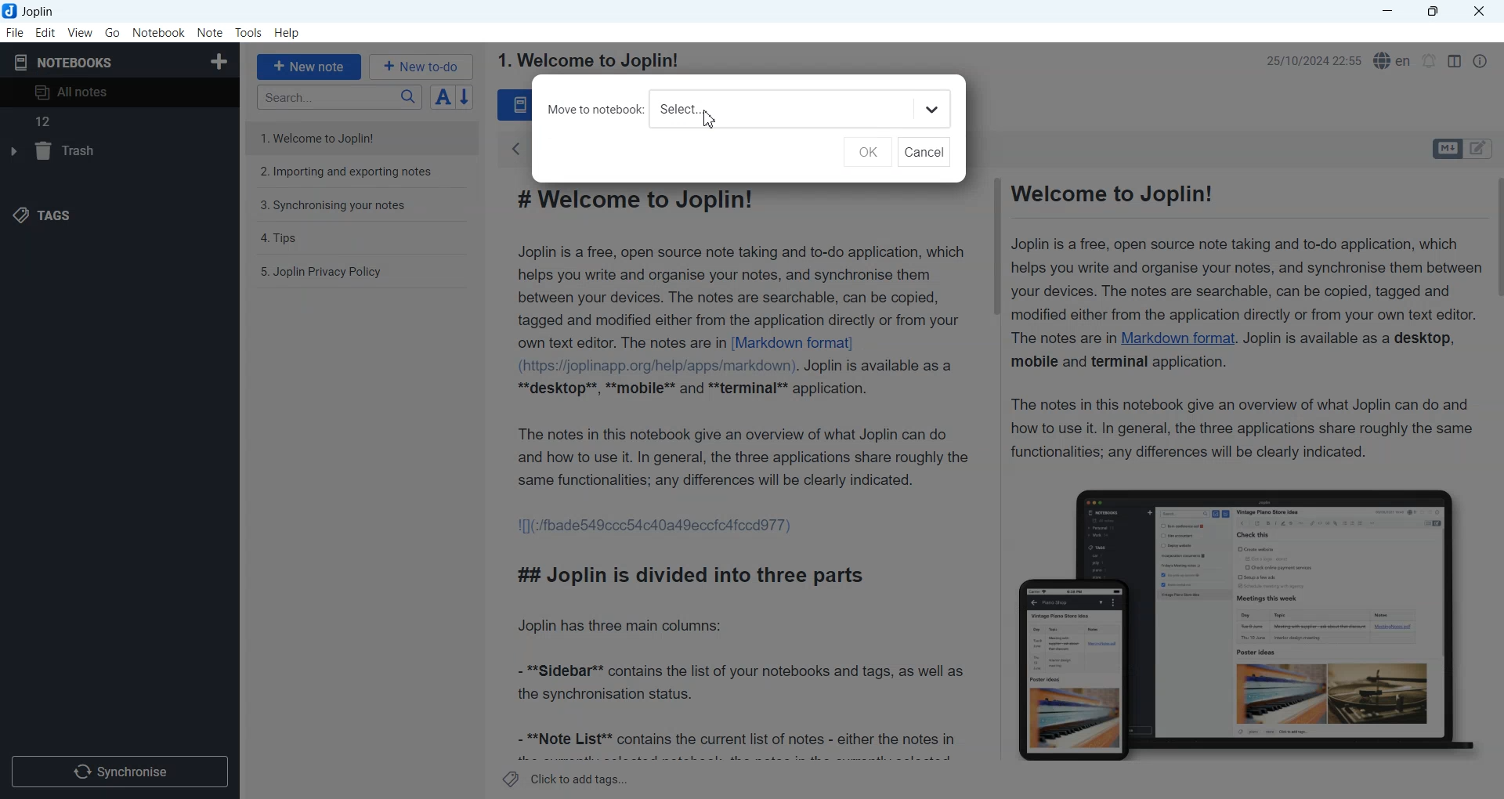 The width and height of the screenshot is (1504, 799). What do you see at coordinates (443, 96) in the screenshot?
I see `Toggle sort order field` at bounding box center [443, 96].